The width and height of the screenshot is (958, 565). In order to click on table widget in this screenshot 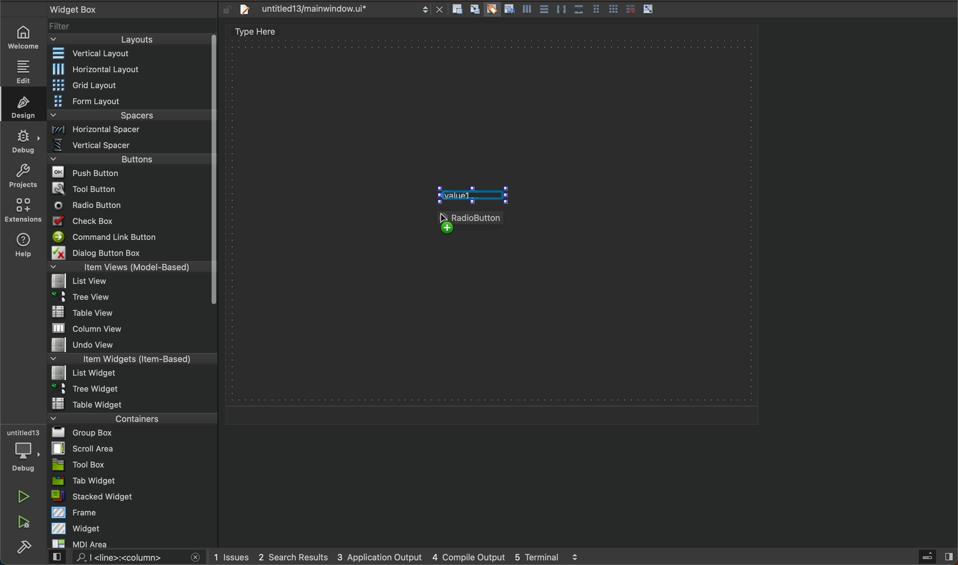, I will do `click(133, 404)`.